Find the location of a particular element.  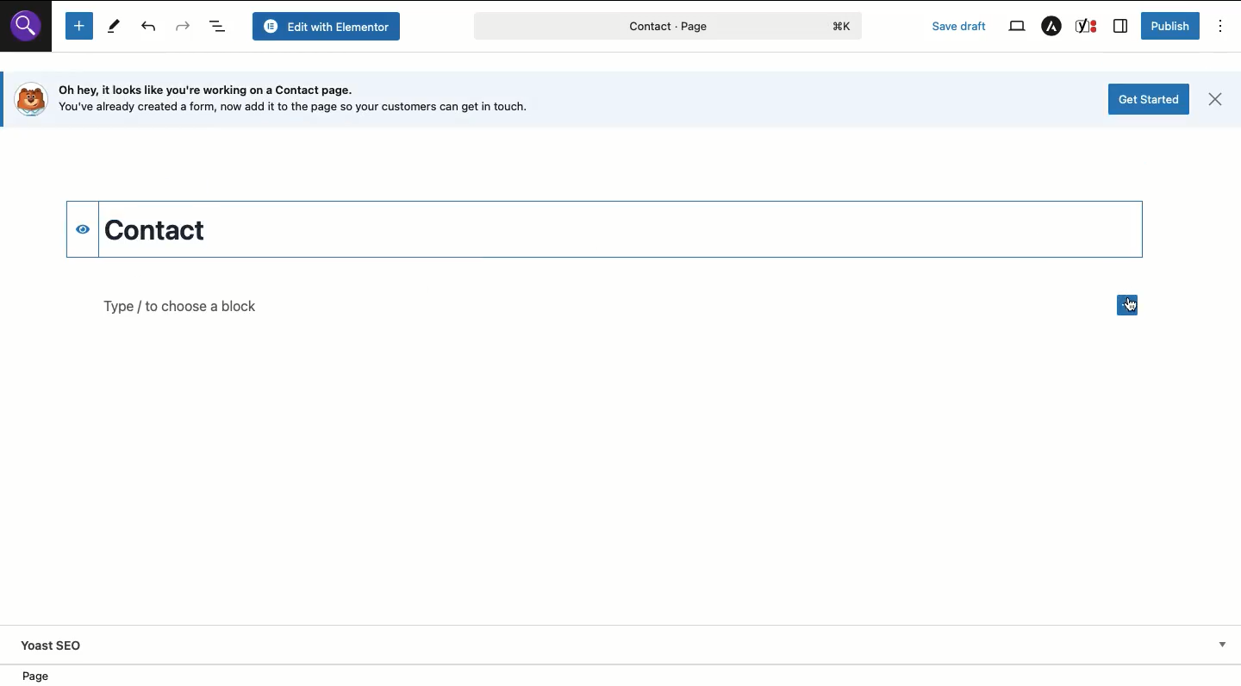

Publish is located at coordinates (1169, 26).